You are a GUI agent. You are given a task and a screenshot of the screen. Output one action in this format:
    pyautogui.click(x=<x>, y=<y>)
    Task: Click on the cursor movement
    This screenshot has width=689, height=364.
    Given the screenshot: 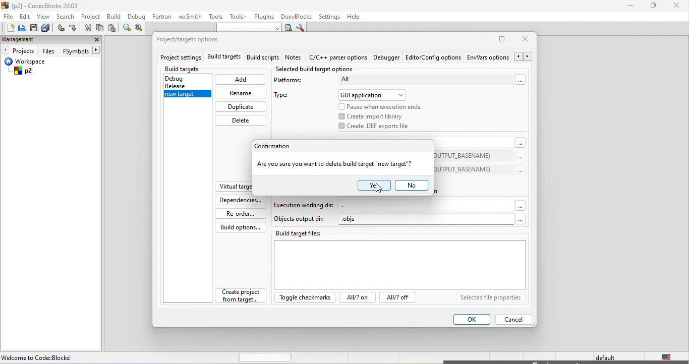 What is the action you would take?
    pyautogui.click(x=379, y=189)
    